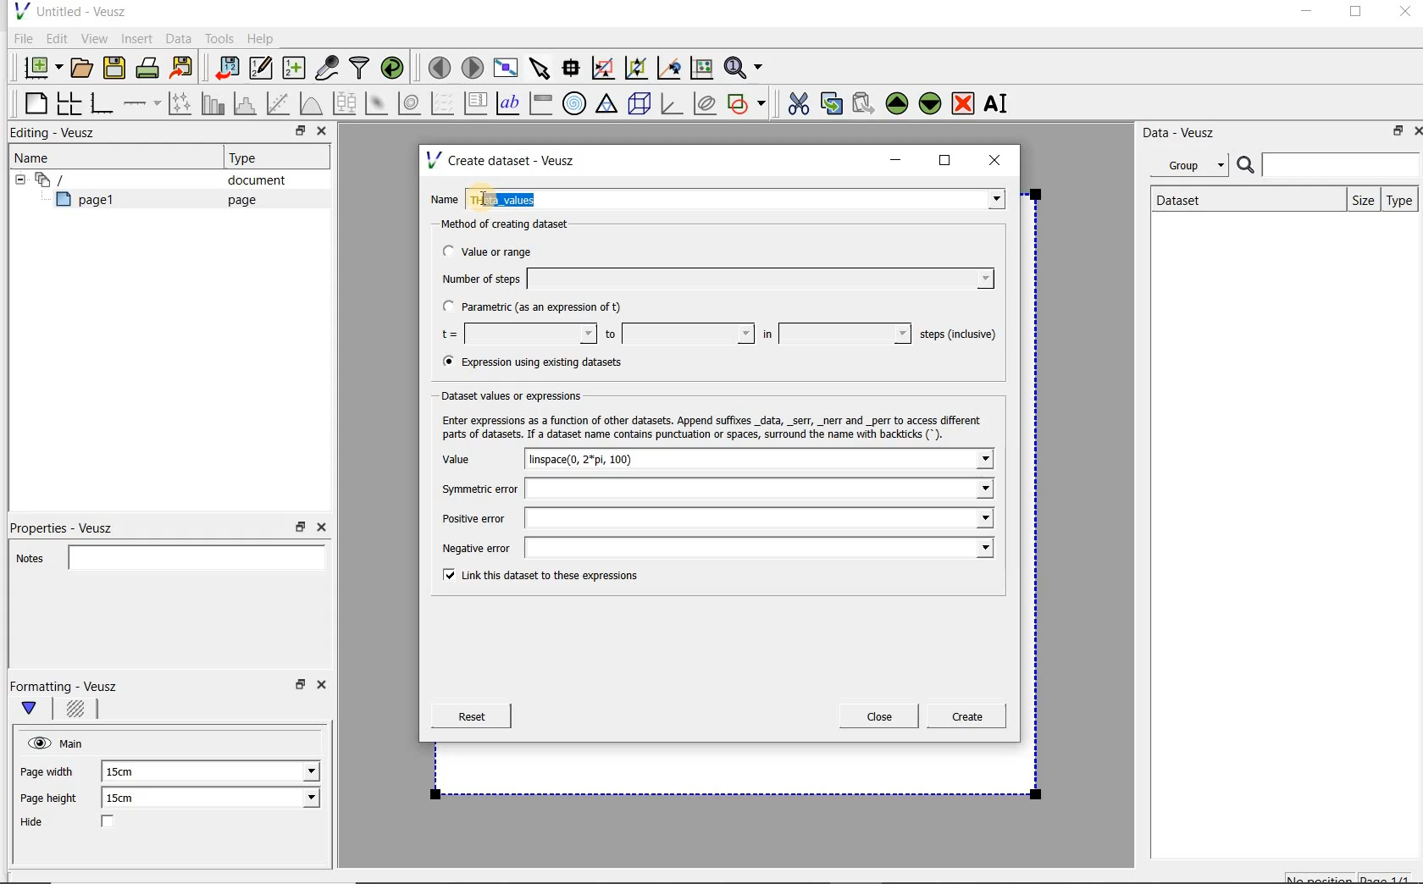 This screenshot has height=884, width=1423. I want to click on text label, so click(510, 102).